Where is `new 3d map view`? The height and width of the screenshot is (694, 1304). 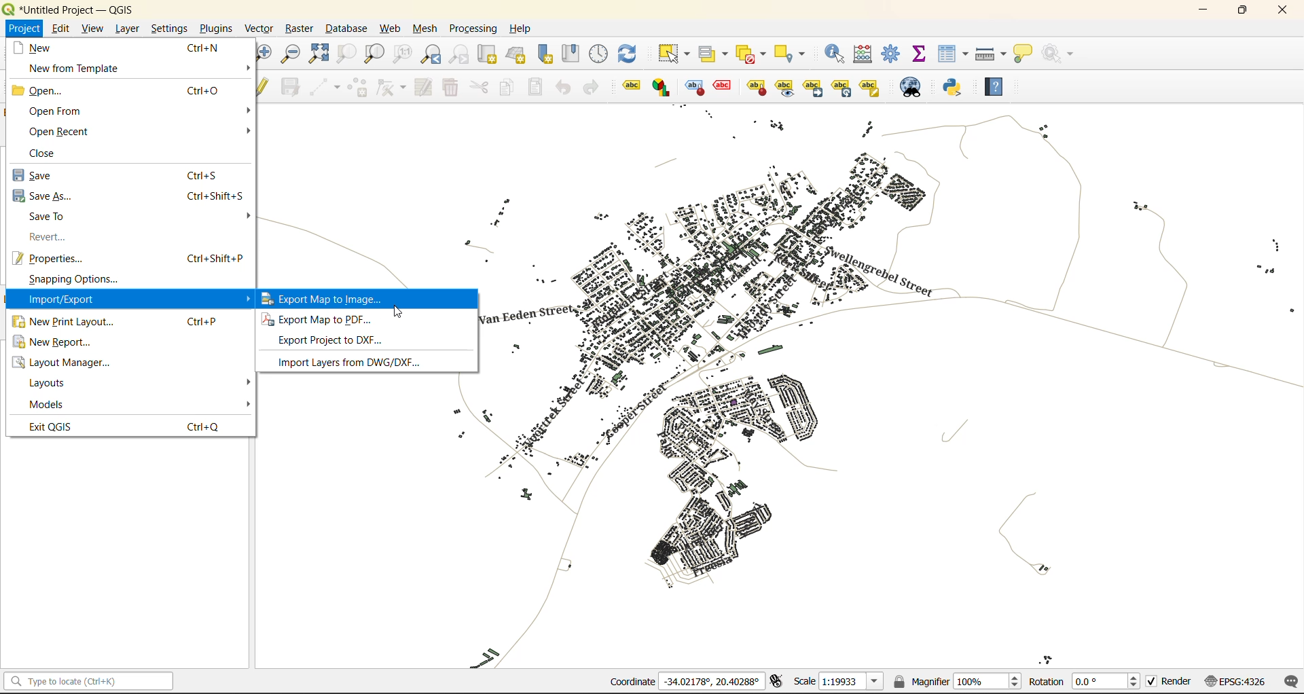
new 3d map view is located at coordinates (516, 53).